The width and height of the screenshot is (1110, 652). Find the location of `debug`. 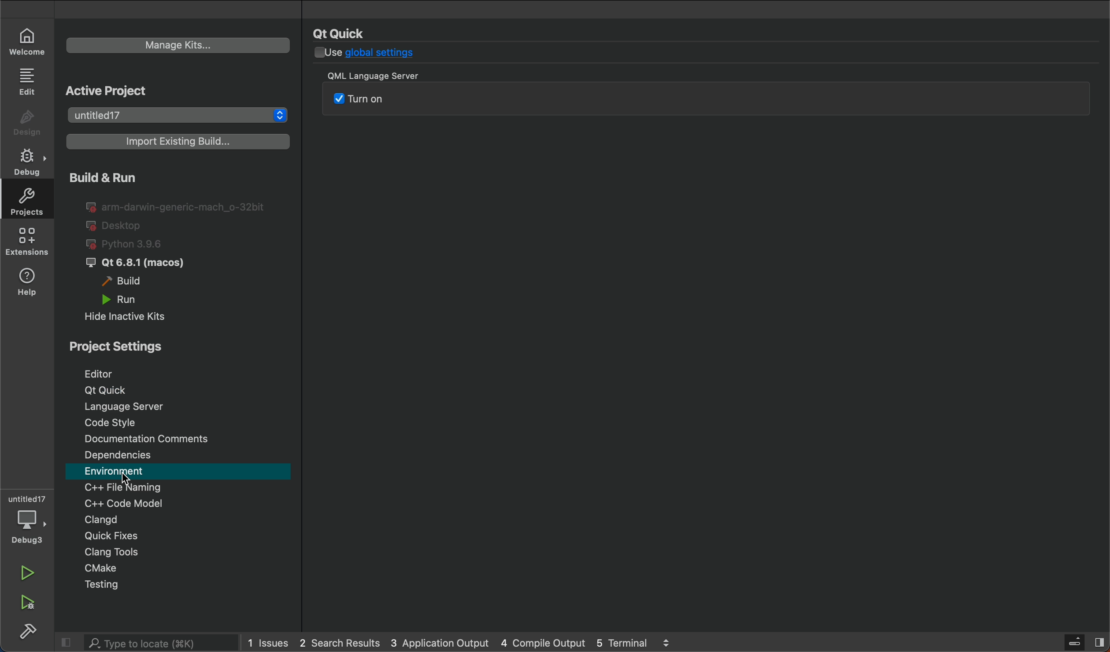

debug is located at coordinates (30, 519).